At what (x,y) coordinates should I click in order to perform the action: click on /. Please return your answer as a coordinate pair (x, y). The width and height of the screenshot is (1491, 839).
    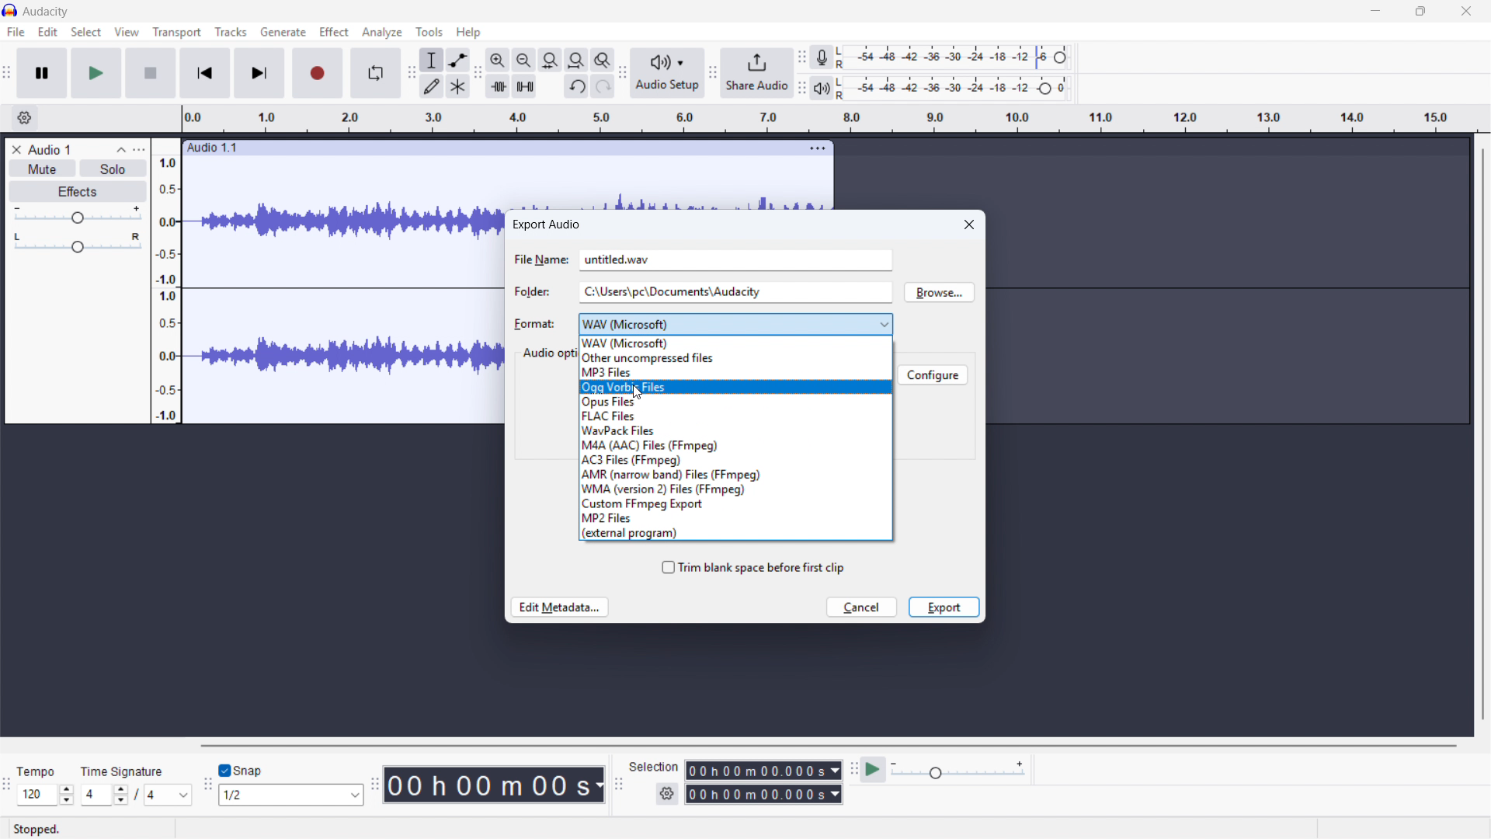
    Looking at the image, I should click on (138, 794).